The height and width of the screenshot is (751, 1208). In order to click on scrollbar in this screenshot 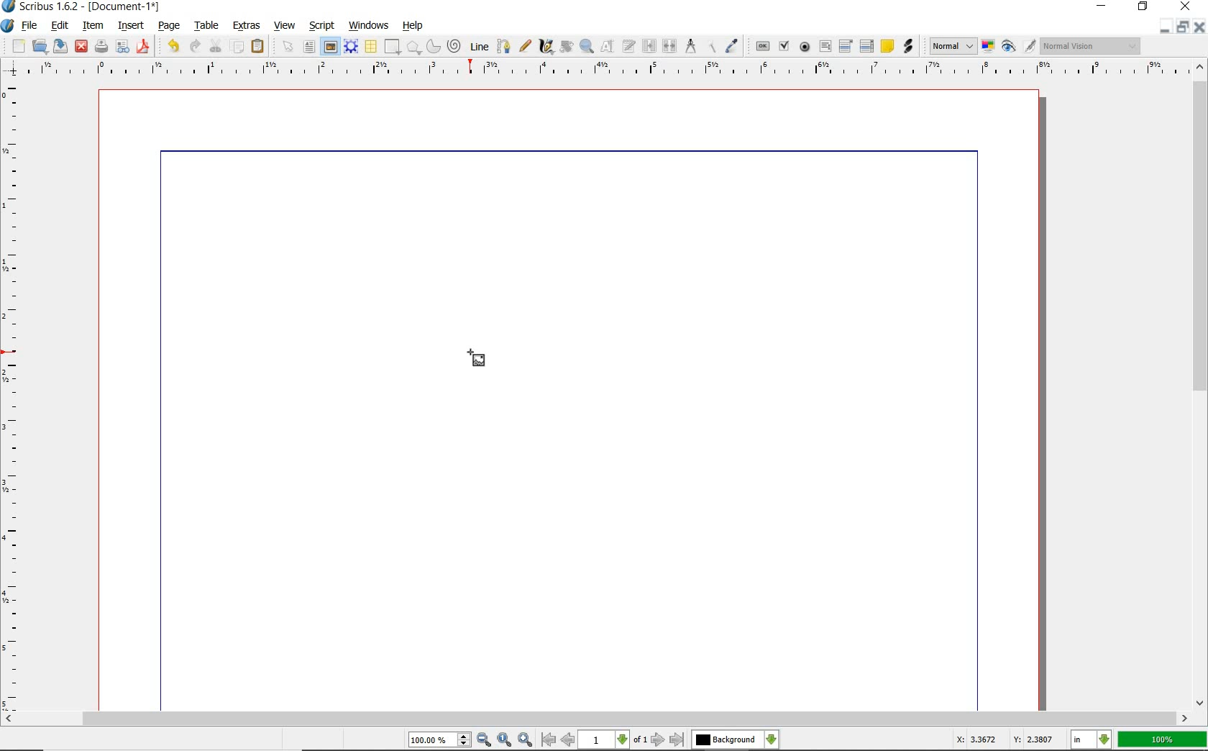, I will do `click(1201, 385)`.